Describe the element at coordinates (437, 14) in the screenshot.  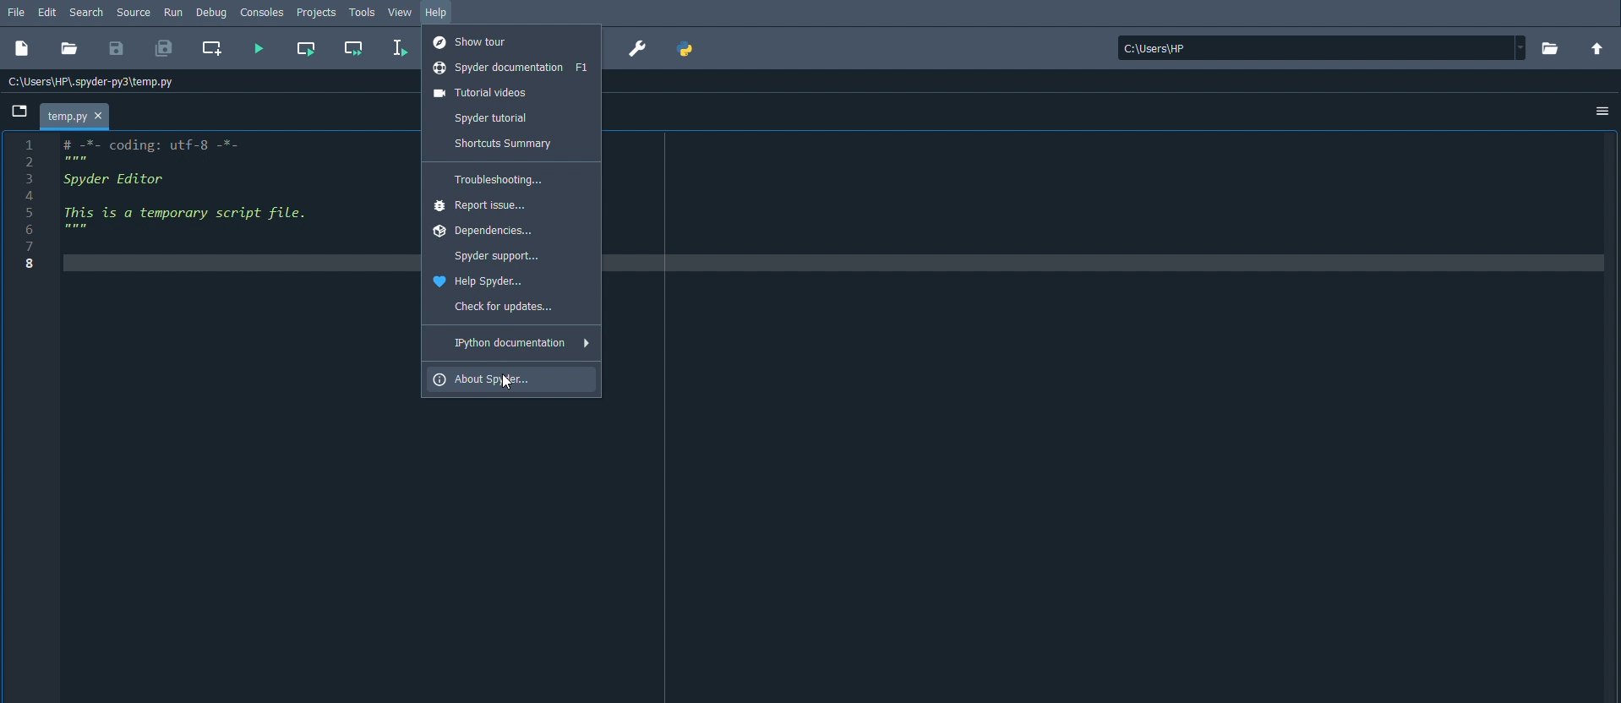
I see `Help` at that location.